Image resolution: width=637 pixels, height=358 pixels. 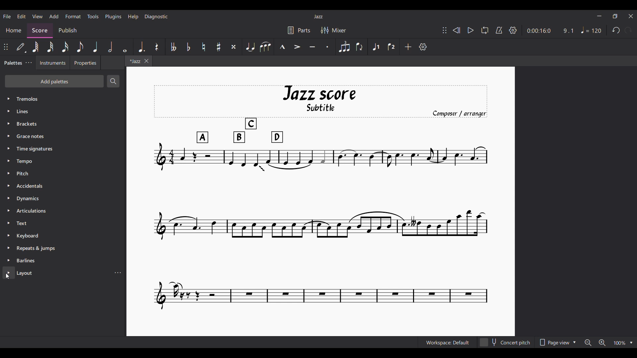 I want to click on View menu, so click(x=37, y=16).